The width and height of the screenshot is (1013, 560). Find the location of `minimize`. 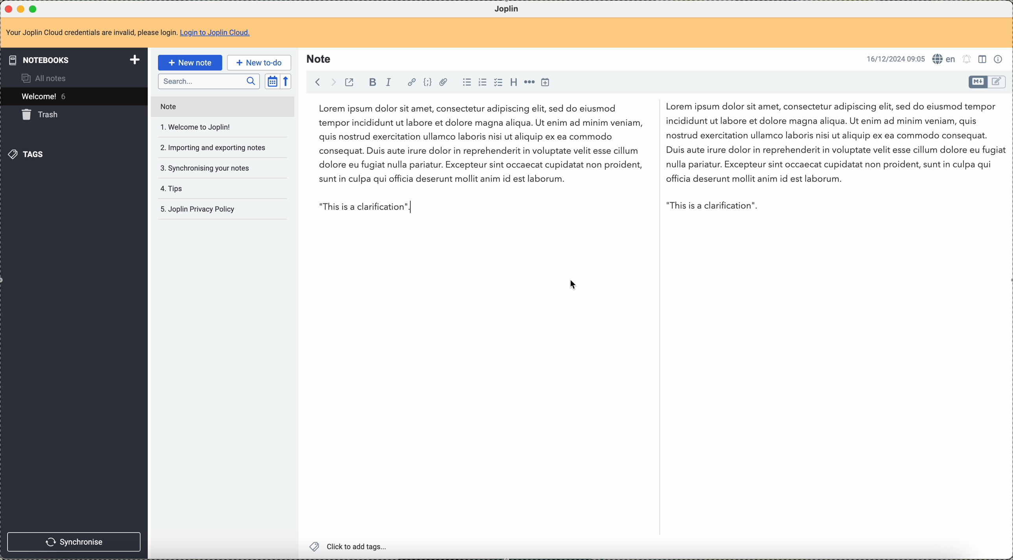

minimize is located at coordinates (21, 8).